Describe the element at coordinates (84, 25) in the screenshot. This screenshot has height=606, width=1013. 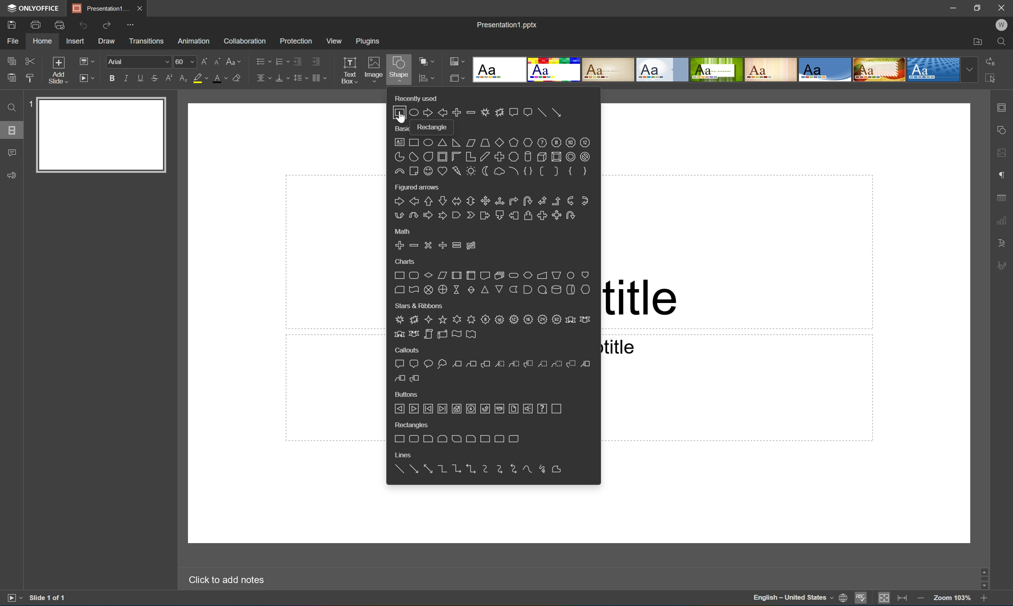
I see `Undo` at that location.